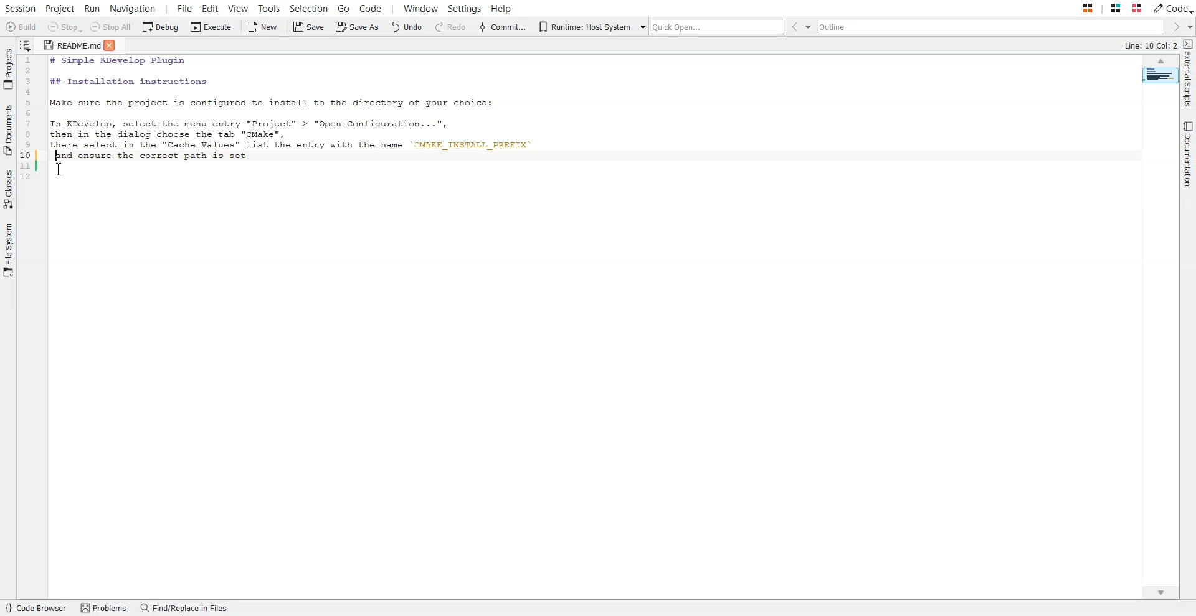 Image resolution: width=1196 pixels, height=616 pixels. What do you see at coordinates (26, 45) in the screenshot?
I see `Show sorted list` at bounding box center [26, 45].